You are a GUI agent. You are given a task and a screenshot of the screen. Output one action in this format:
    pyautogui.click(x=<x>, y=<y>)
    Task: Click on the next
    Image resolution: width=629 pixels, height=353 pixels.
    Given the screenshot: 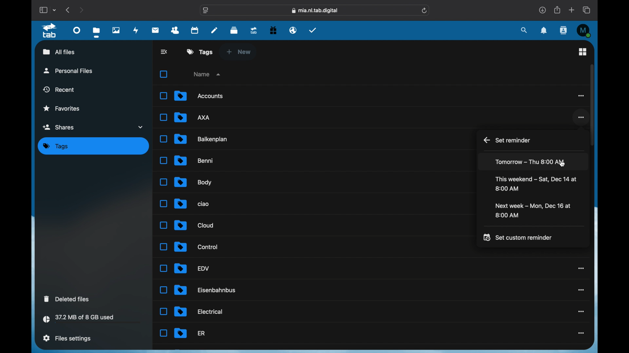 What is the action you would take?
    pyautogui.click(x=82, y=10)
    